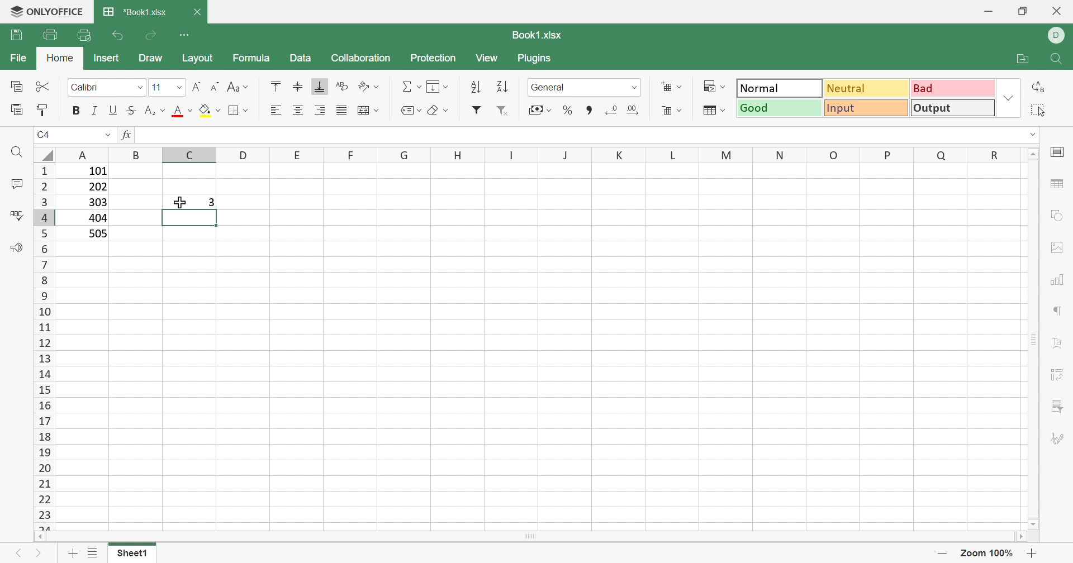 Image resolution: width=1073 pixels, height=563 pixels. I want to click on *Book1.xlsx, so click(136, 13).